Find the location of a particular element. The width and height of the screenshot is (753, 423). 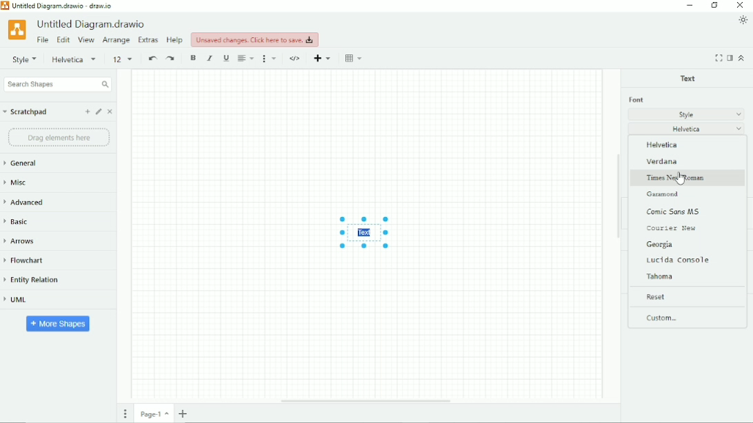

Edit is located at coordinates (99, 112).